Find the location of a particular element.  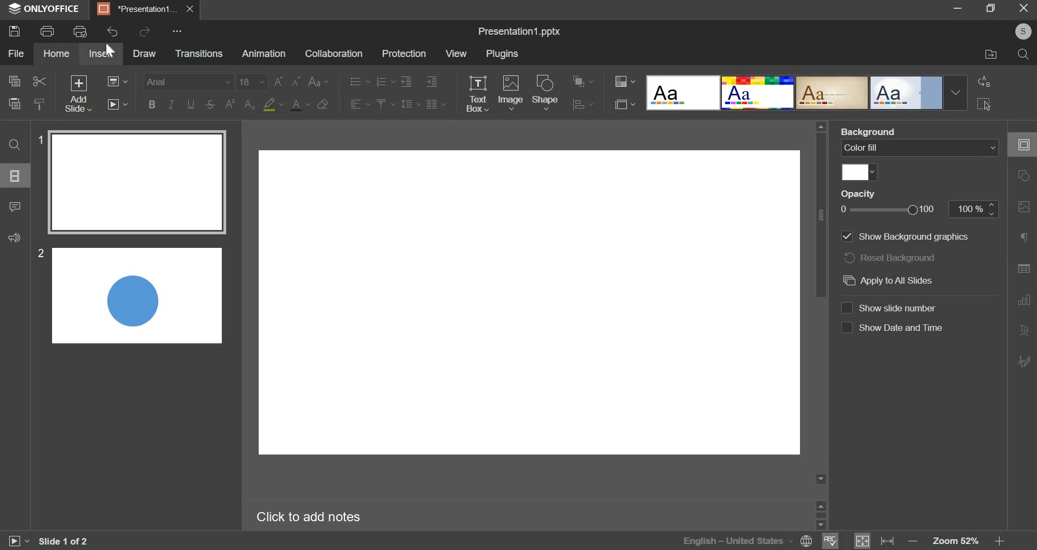

Align shapes is located at coordinates (581, 105).